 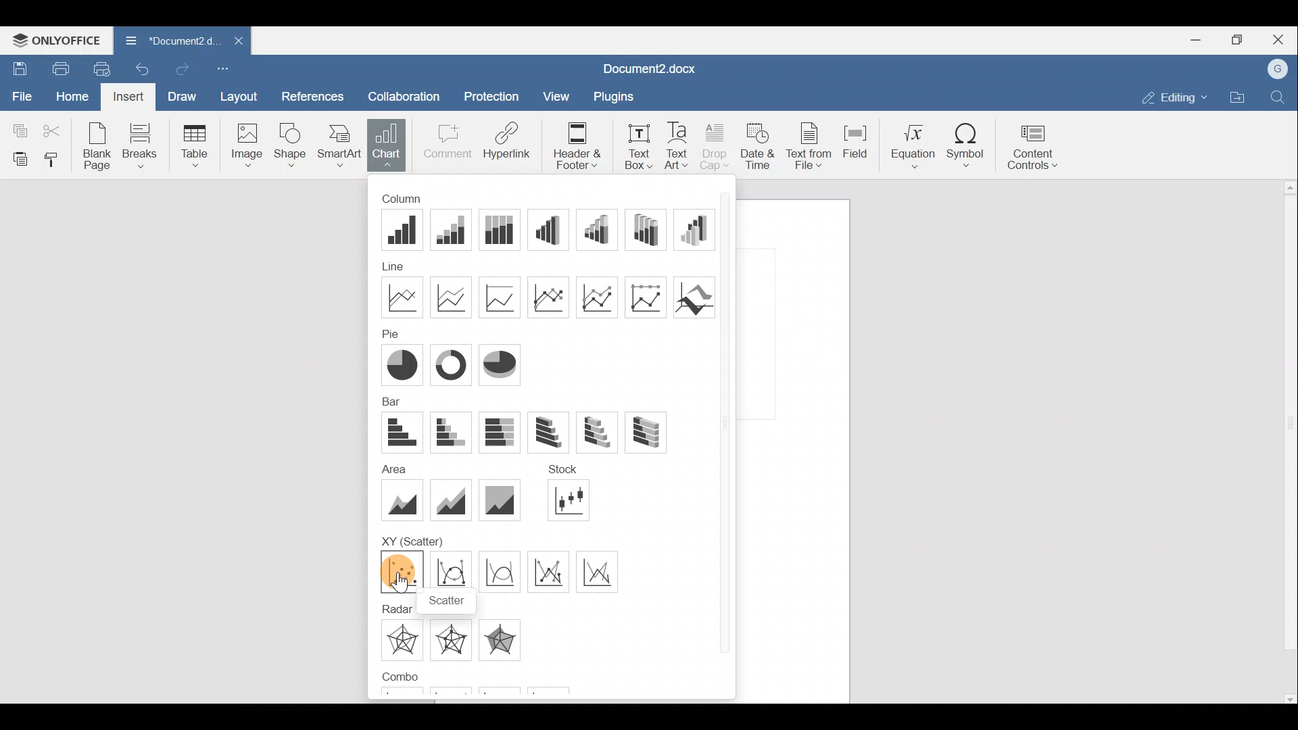 I want to click on Cursor on Insert, so click(x=126, y=97).